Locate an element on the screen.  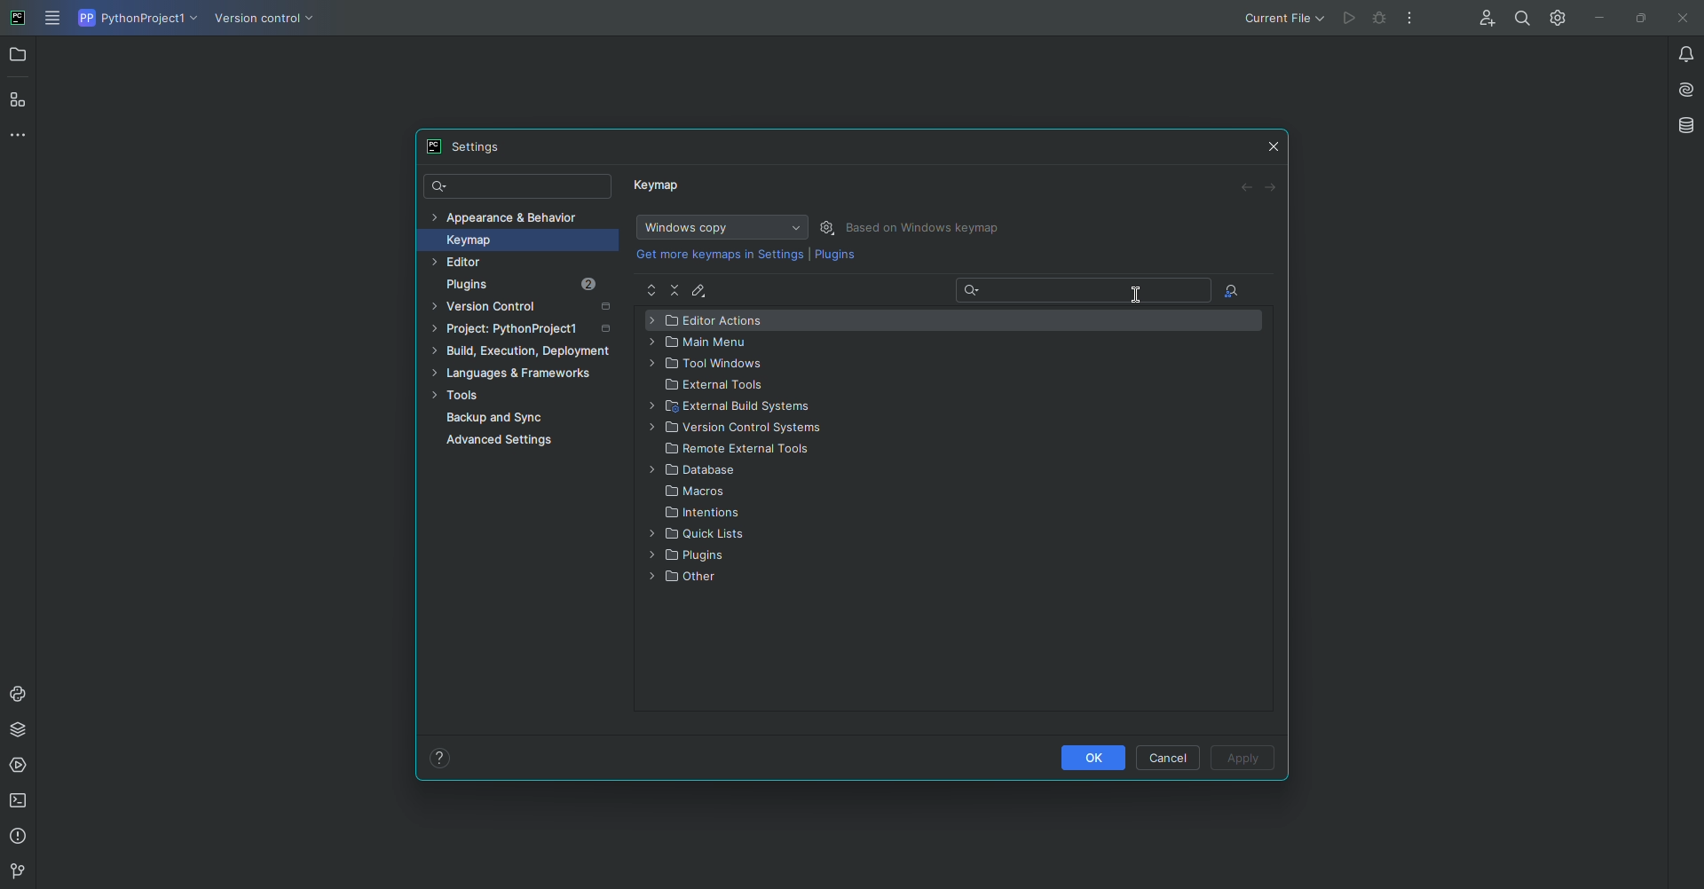
Structure is located at coordinates (20, 98).